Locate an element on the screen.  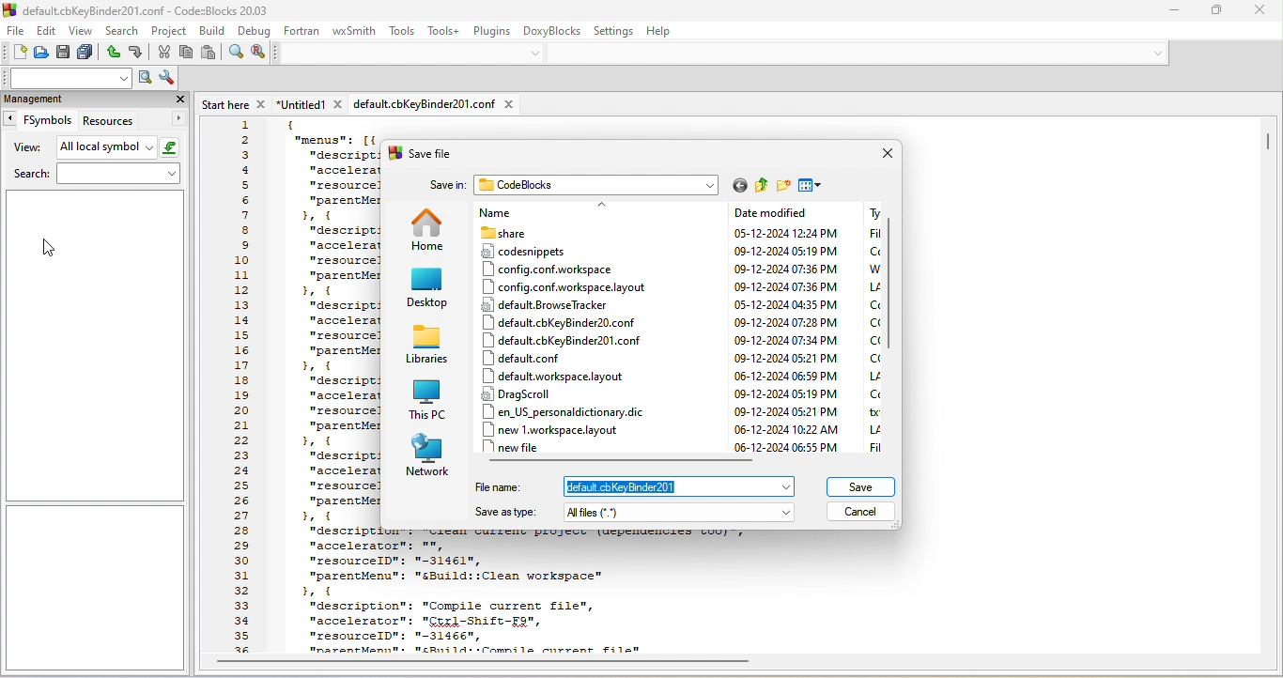
home is located at coordinates (429, 230).